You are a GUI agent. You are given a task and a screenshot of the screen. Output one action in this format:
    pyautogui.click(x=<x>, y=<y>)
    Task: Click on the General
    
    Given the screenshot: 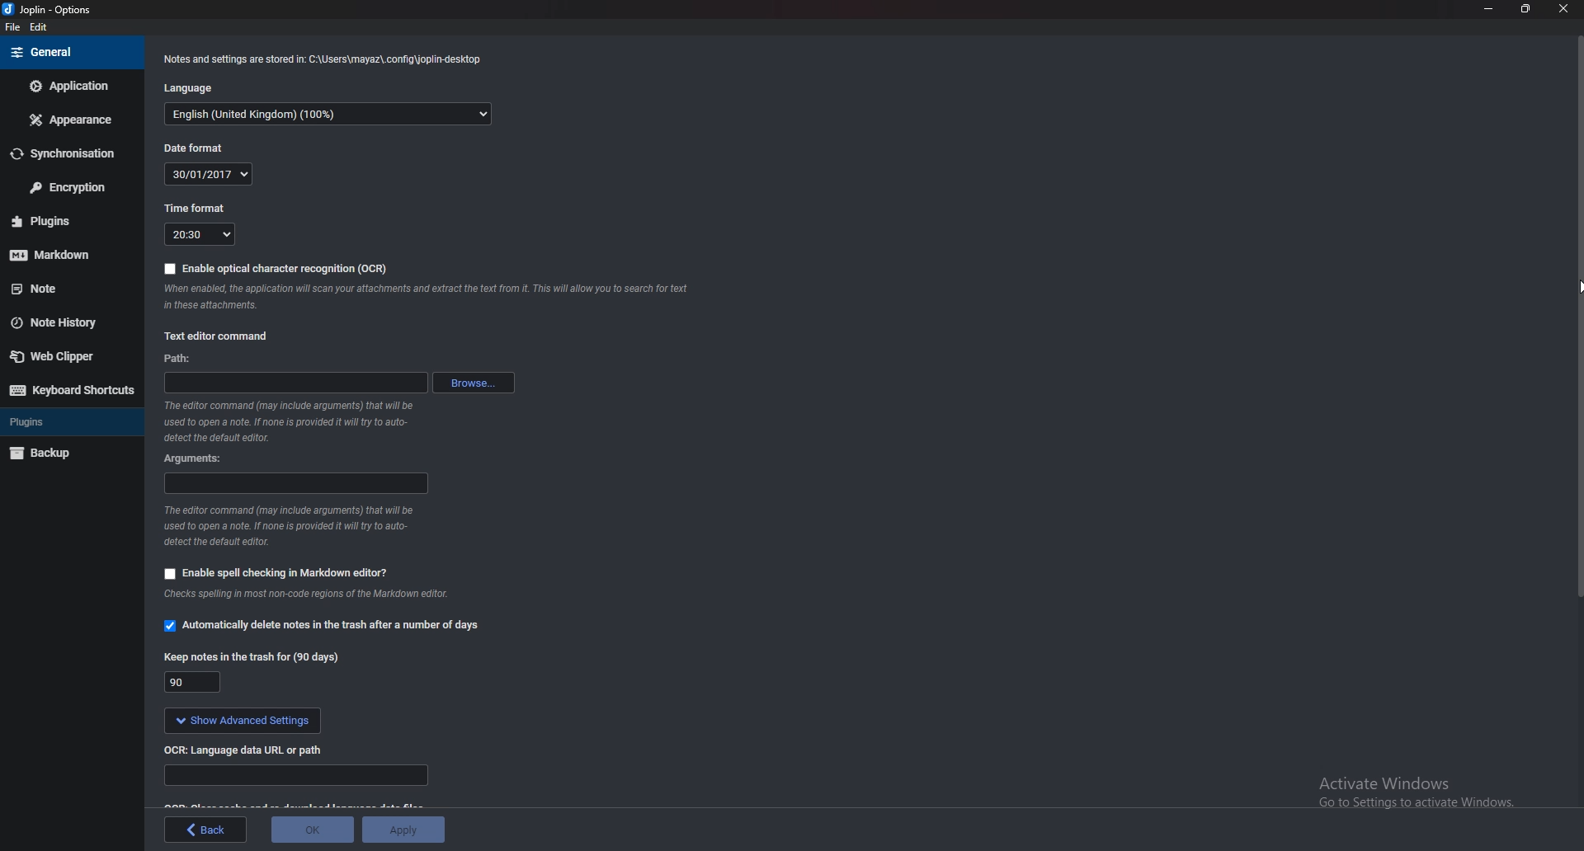 What is the action you would take?
    pyautogui.click(x=69, y=54)
    